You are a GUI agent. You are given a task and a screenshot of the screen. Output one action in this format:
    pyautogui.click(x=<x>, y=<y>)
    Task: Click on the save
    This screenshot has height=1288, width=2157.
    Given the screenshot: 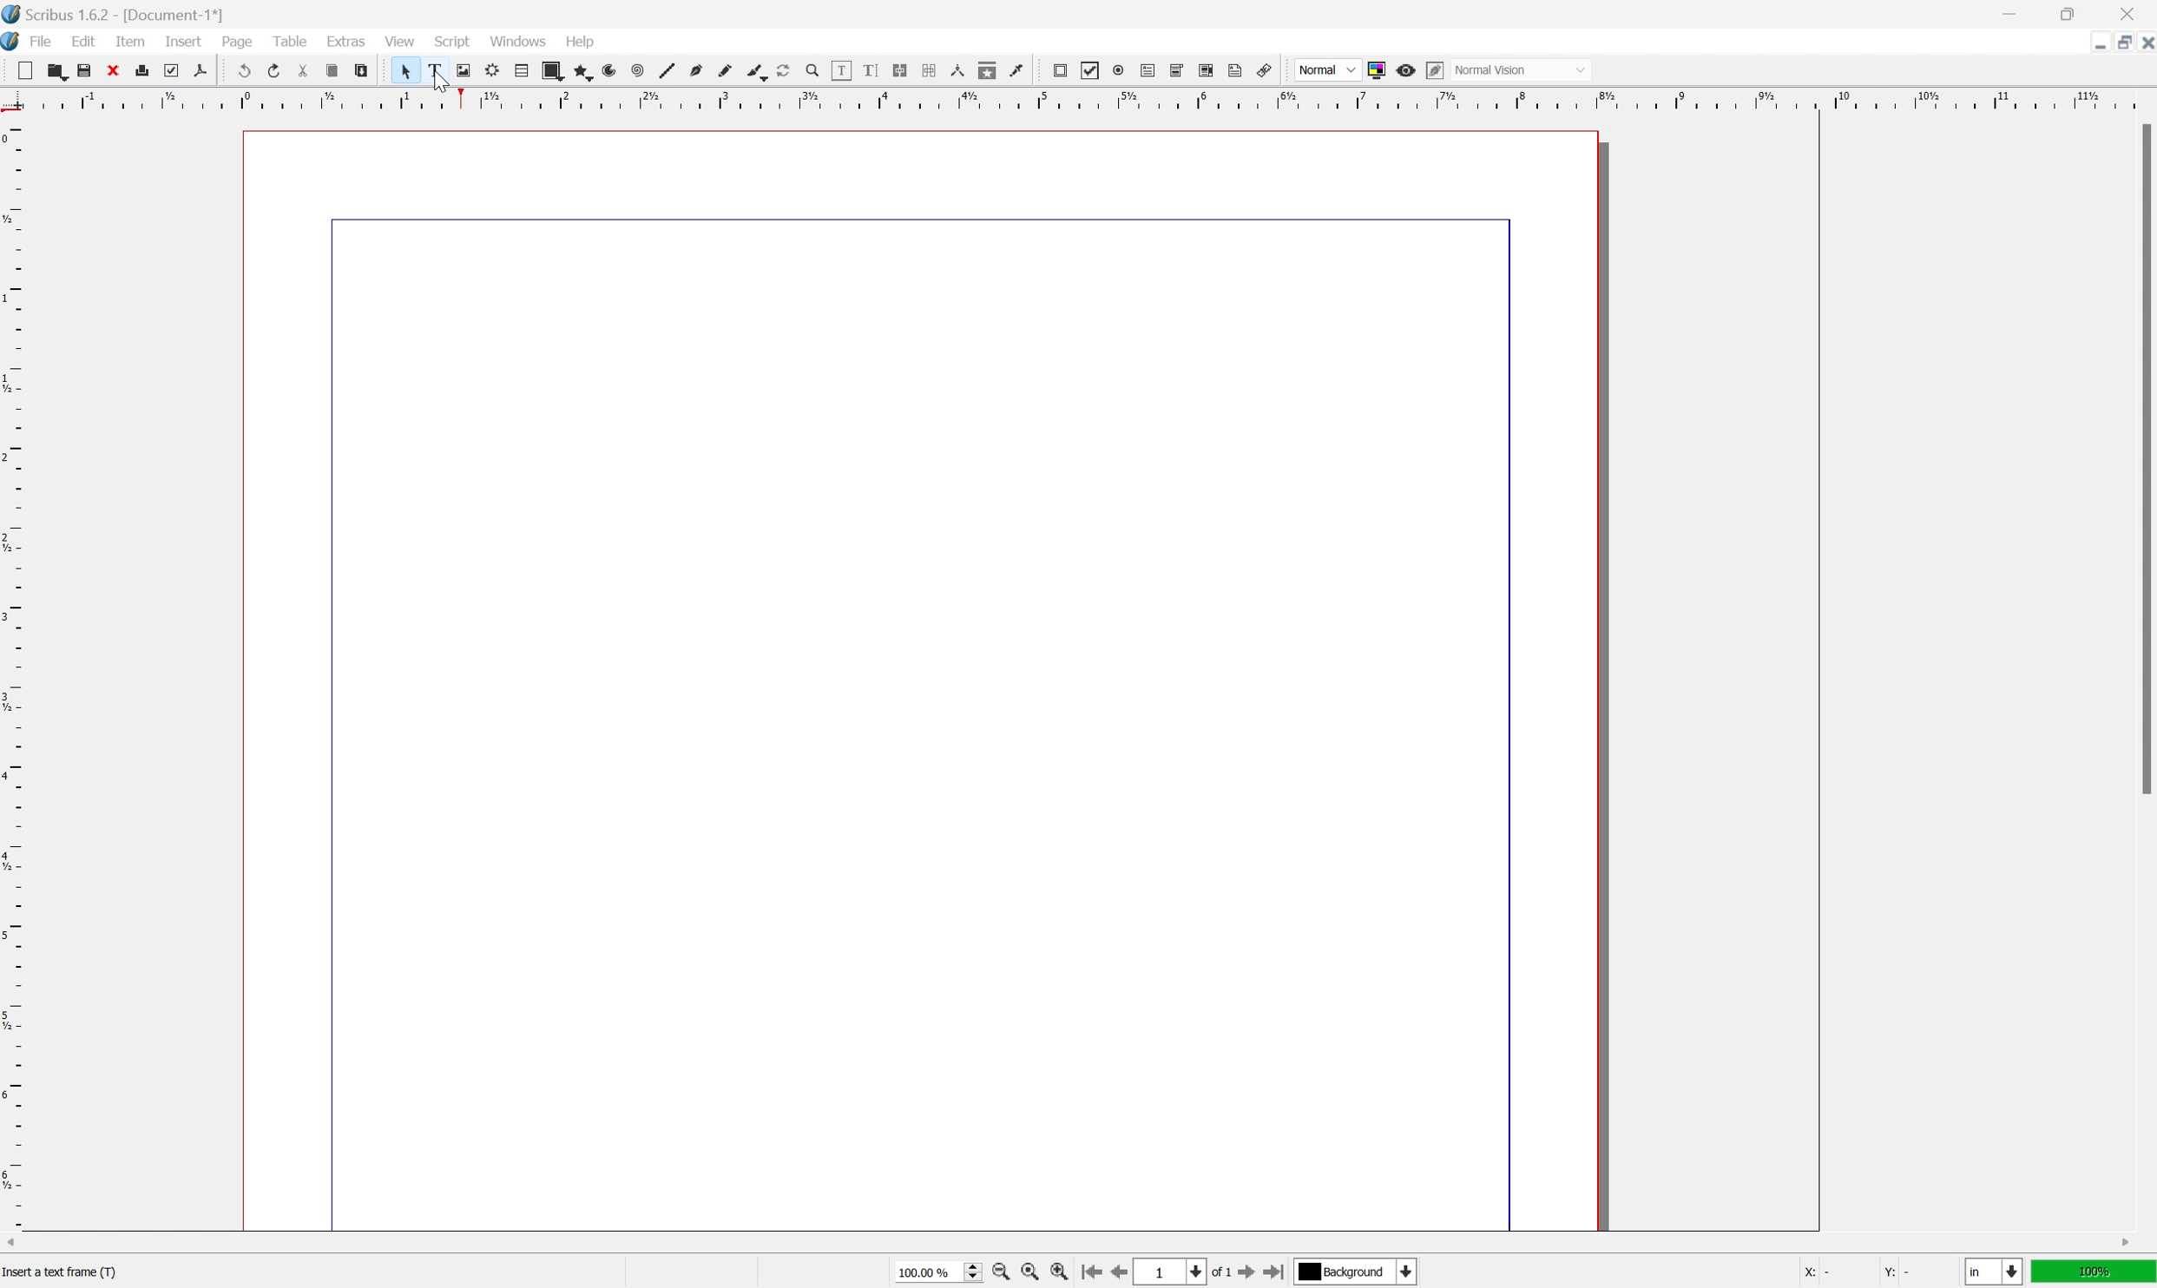 What is the action you would take?
    pyautogui.click(x=84, y=71)
    